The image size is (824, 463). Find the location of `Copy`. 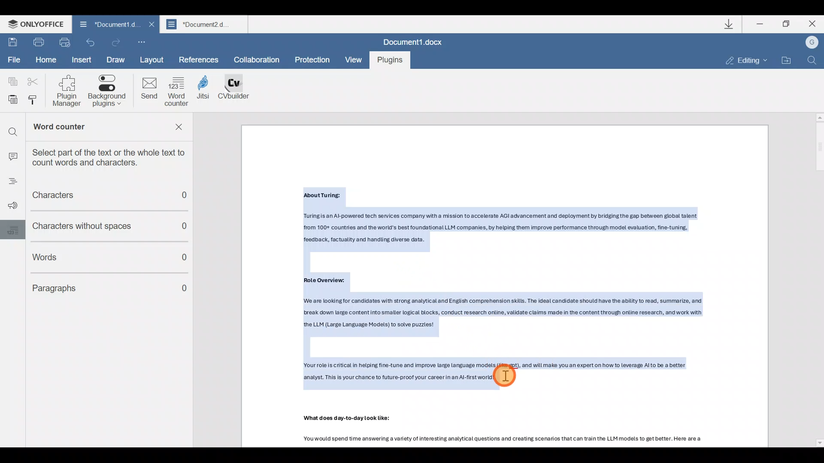

Copy is located at coordinates (12, 81).